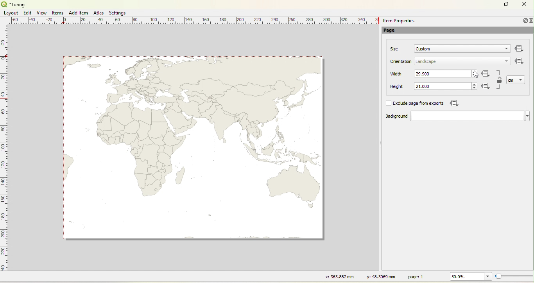  I want to click on Icon, so click(453, 103).